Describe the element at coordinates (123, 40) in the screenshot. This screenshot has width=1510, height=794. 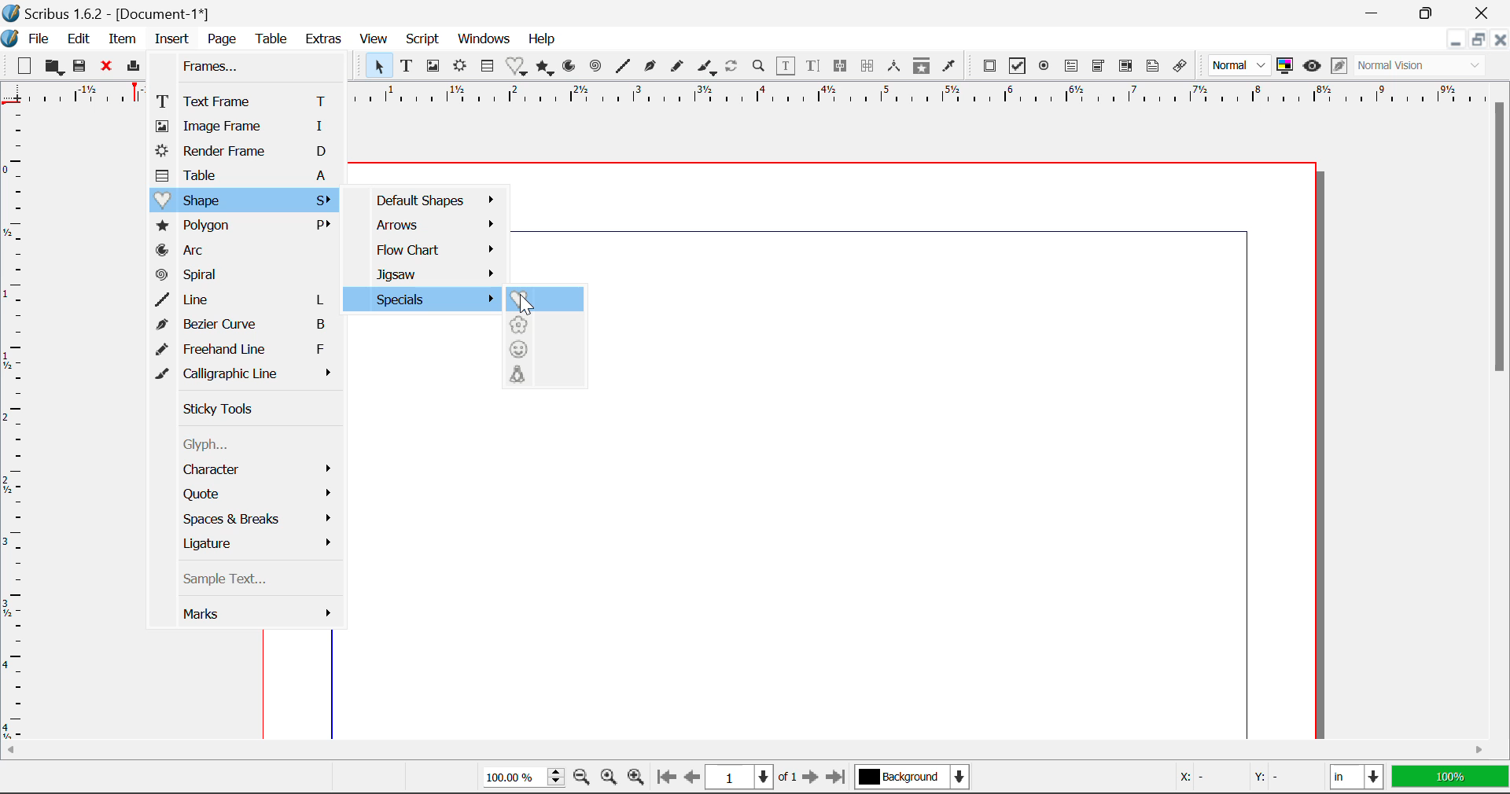
I see `Item` at that location.